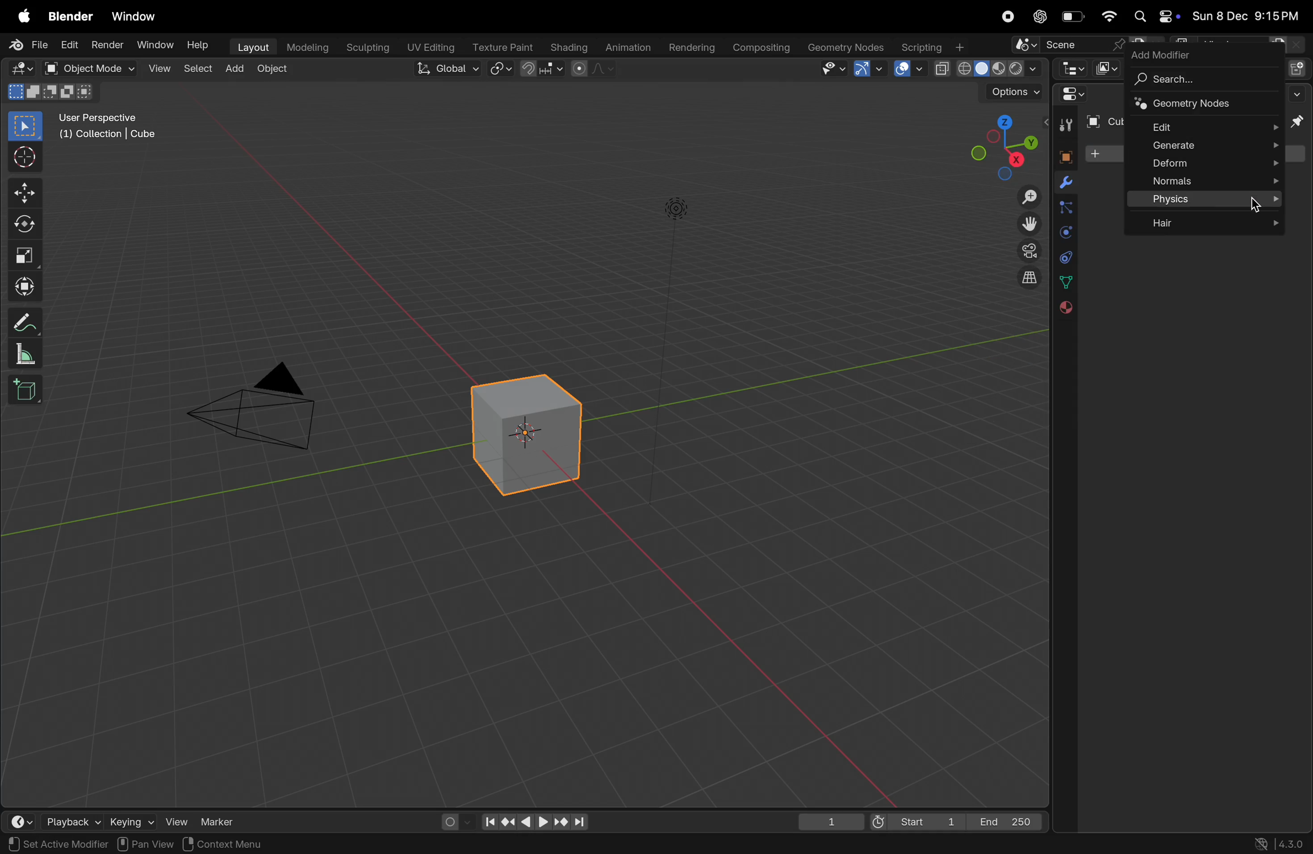 This screenshot has height=854, width=1313. What do you see at coordinates (21, 69) in the screenshot?
I see `editor type` at bounding box center [21, 69].